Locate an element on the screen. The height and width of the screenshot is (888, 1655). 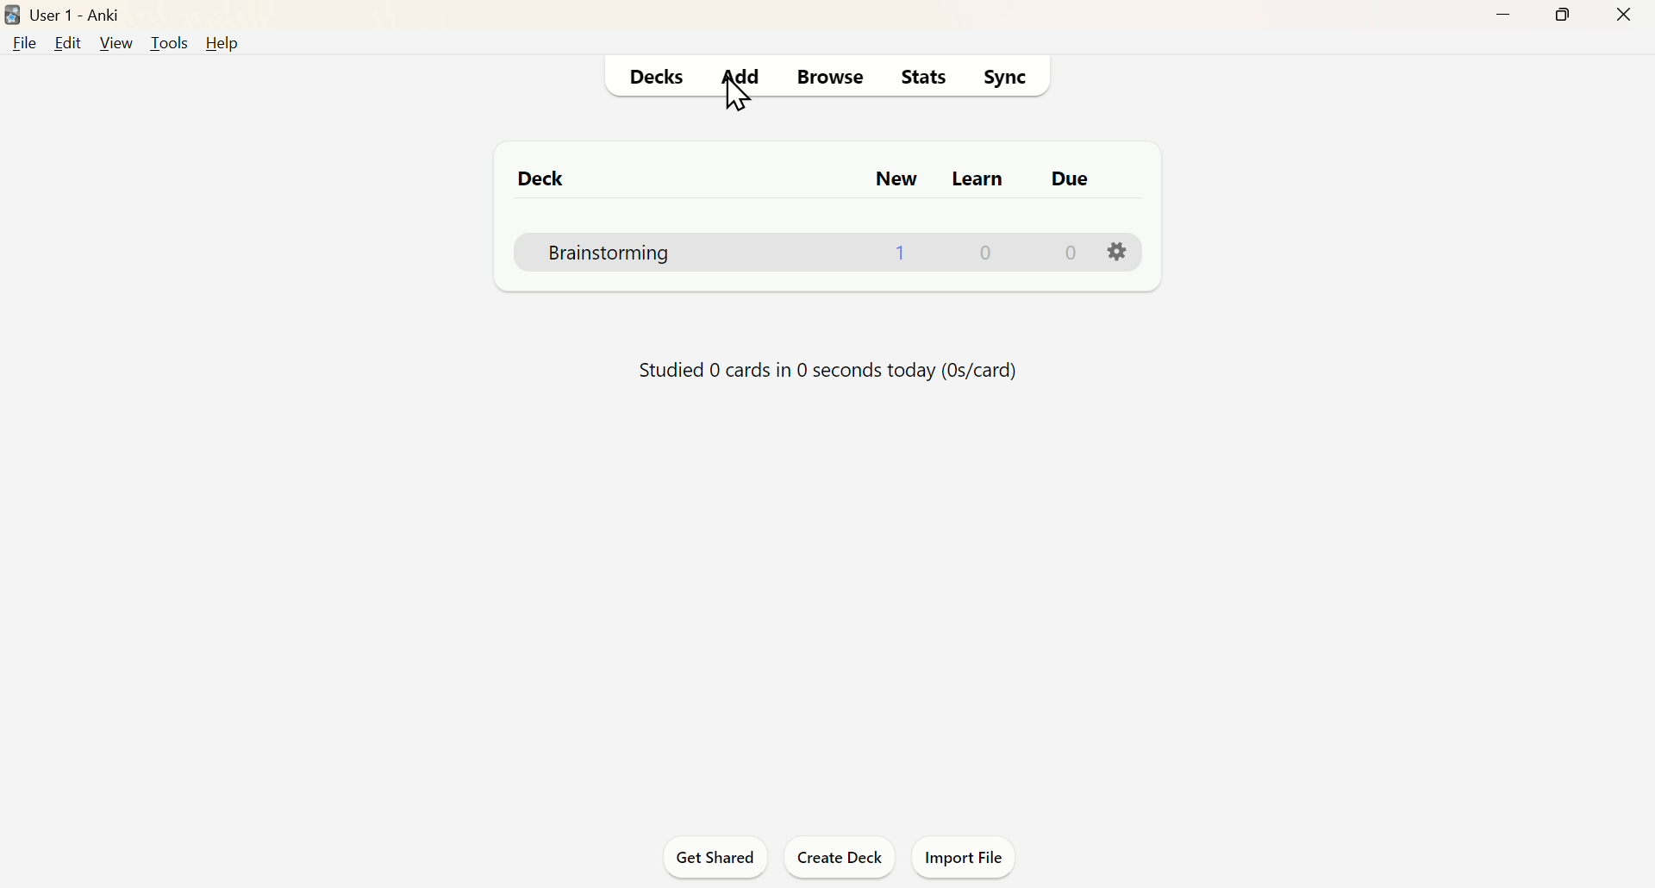
User 1 - Anki is located at coordinates (85, 13).